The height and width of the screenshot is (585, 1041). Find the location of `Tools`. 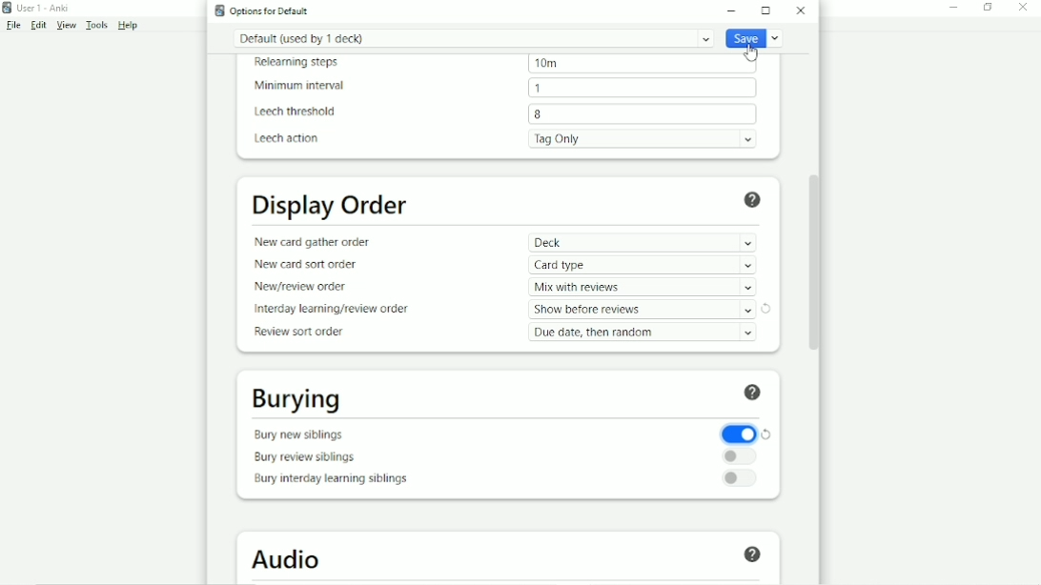

Tools is located at coordinates (98, 26).